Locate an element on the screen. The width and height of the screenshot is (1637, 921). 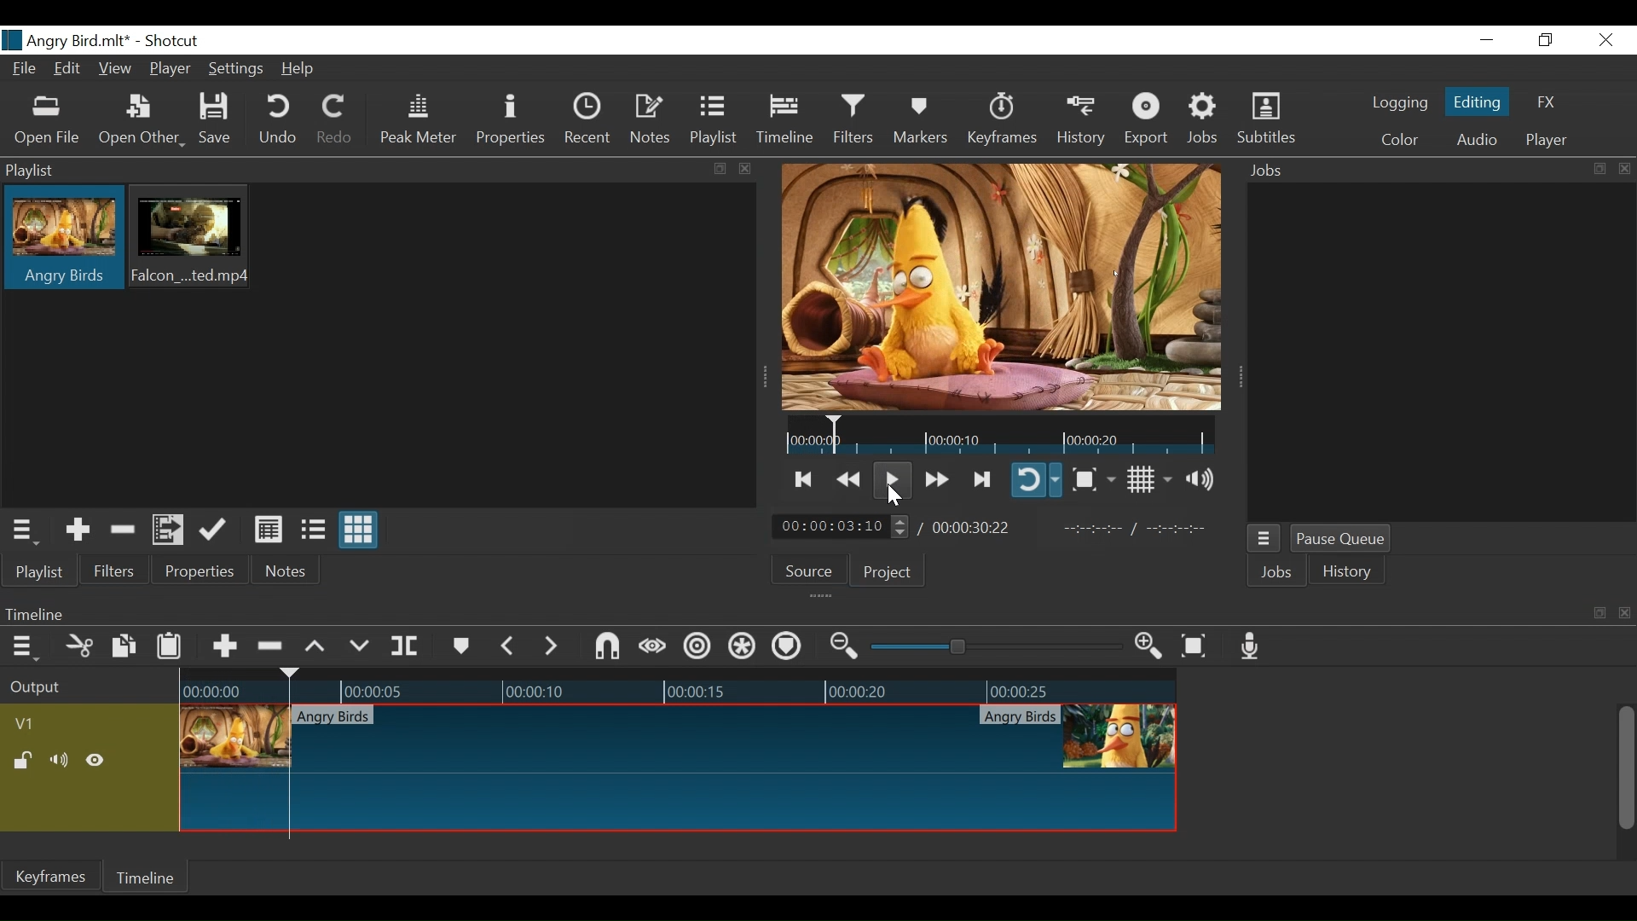
Clip is located at coordinates (195, 239).